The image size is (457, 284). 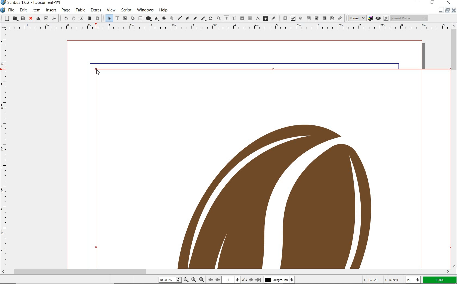 I want to click on Next Page, so click(x=251, y=280).